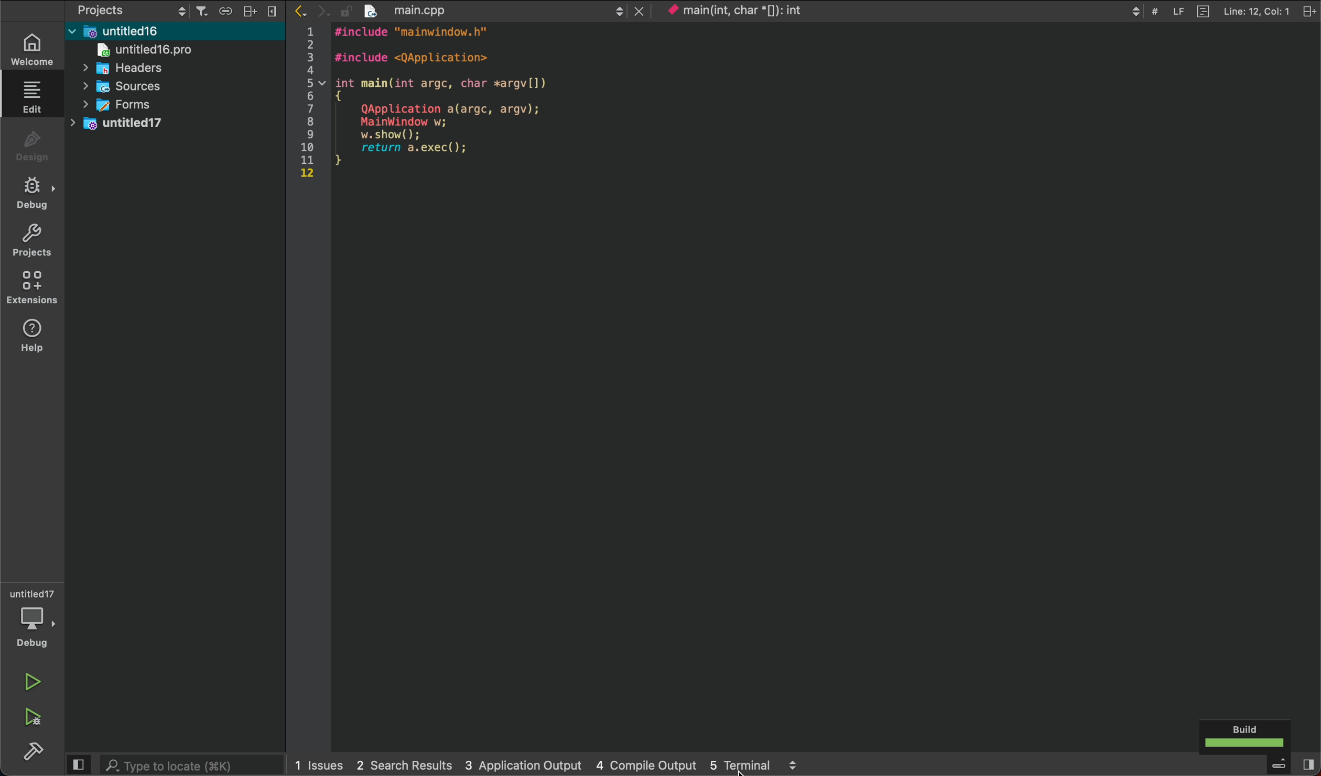  I want to click on main.cpp, so click(482, 10).